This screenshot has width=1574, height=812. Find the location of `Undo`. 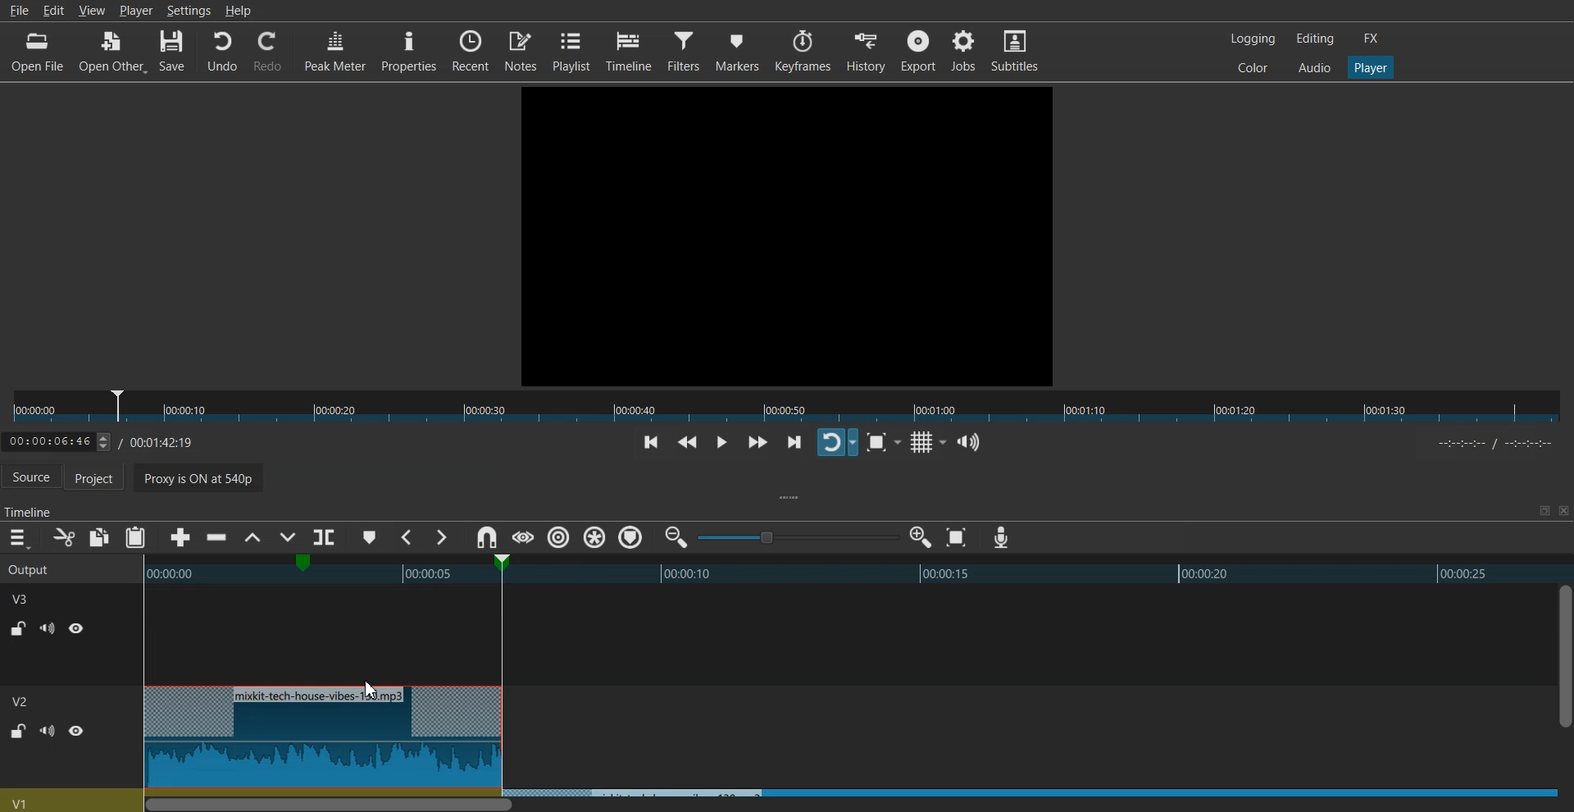

Undo is located at coordinates (222, 52).